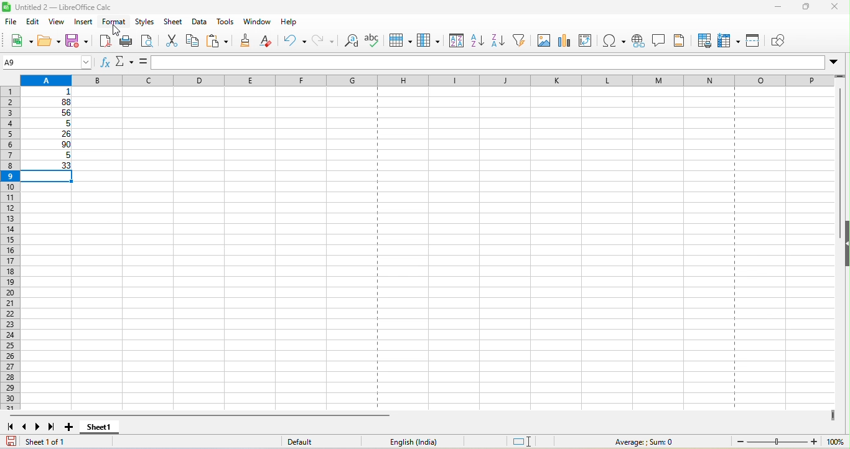 The width and height of the screenshot is (850, 449). I want to click on 56, so click(51, 113).